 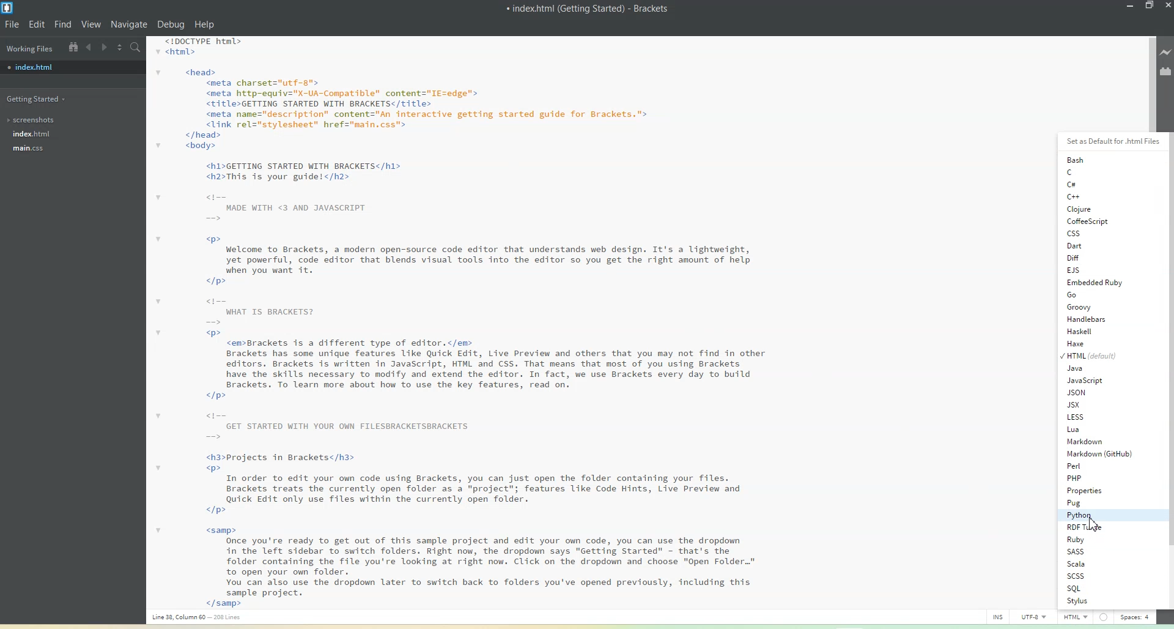 I want to click on Set as Default for .html Files, so click(x=1109, y=141).